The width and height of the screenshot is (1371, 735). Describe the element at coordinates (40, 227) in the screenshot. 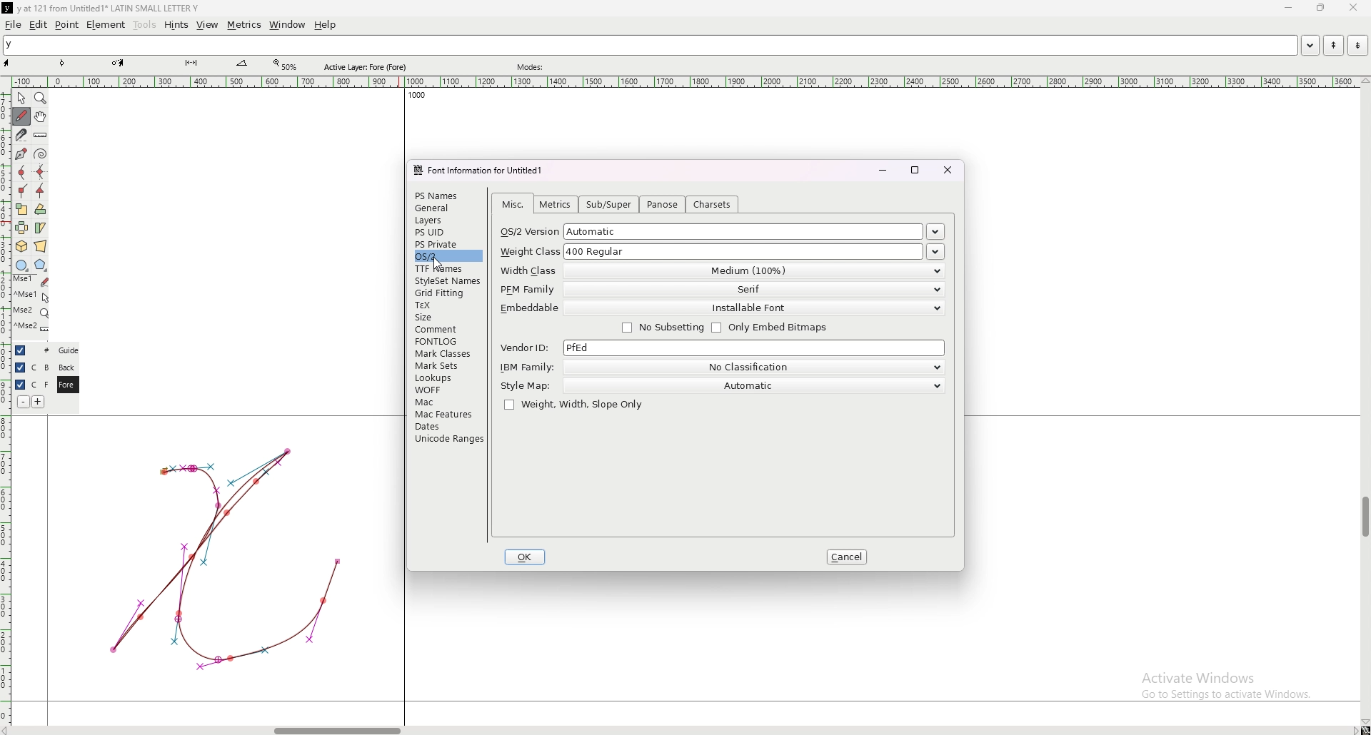

I see `skew the selection` at that location.